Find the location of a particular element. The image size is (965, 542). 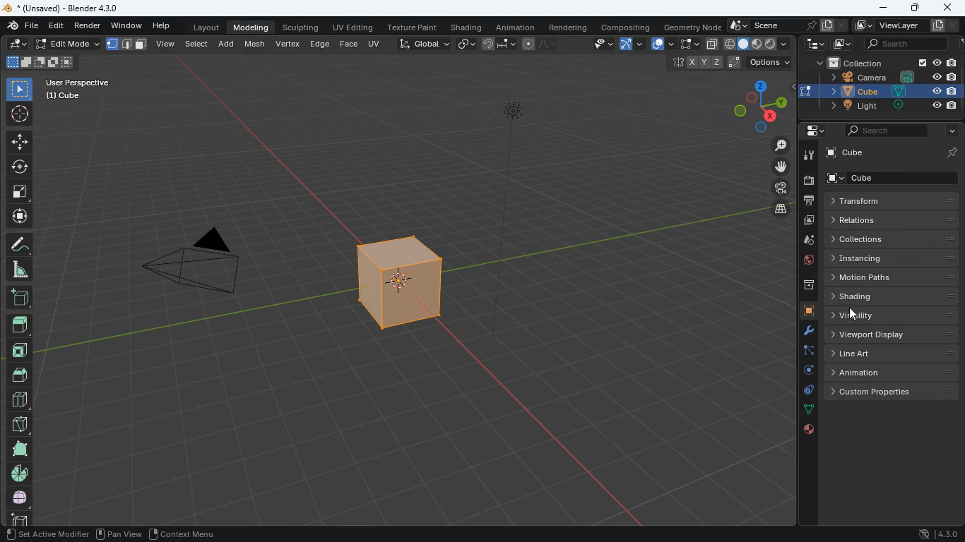

edge is located at coordinates (319, 45).